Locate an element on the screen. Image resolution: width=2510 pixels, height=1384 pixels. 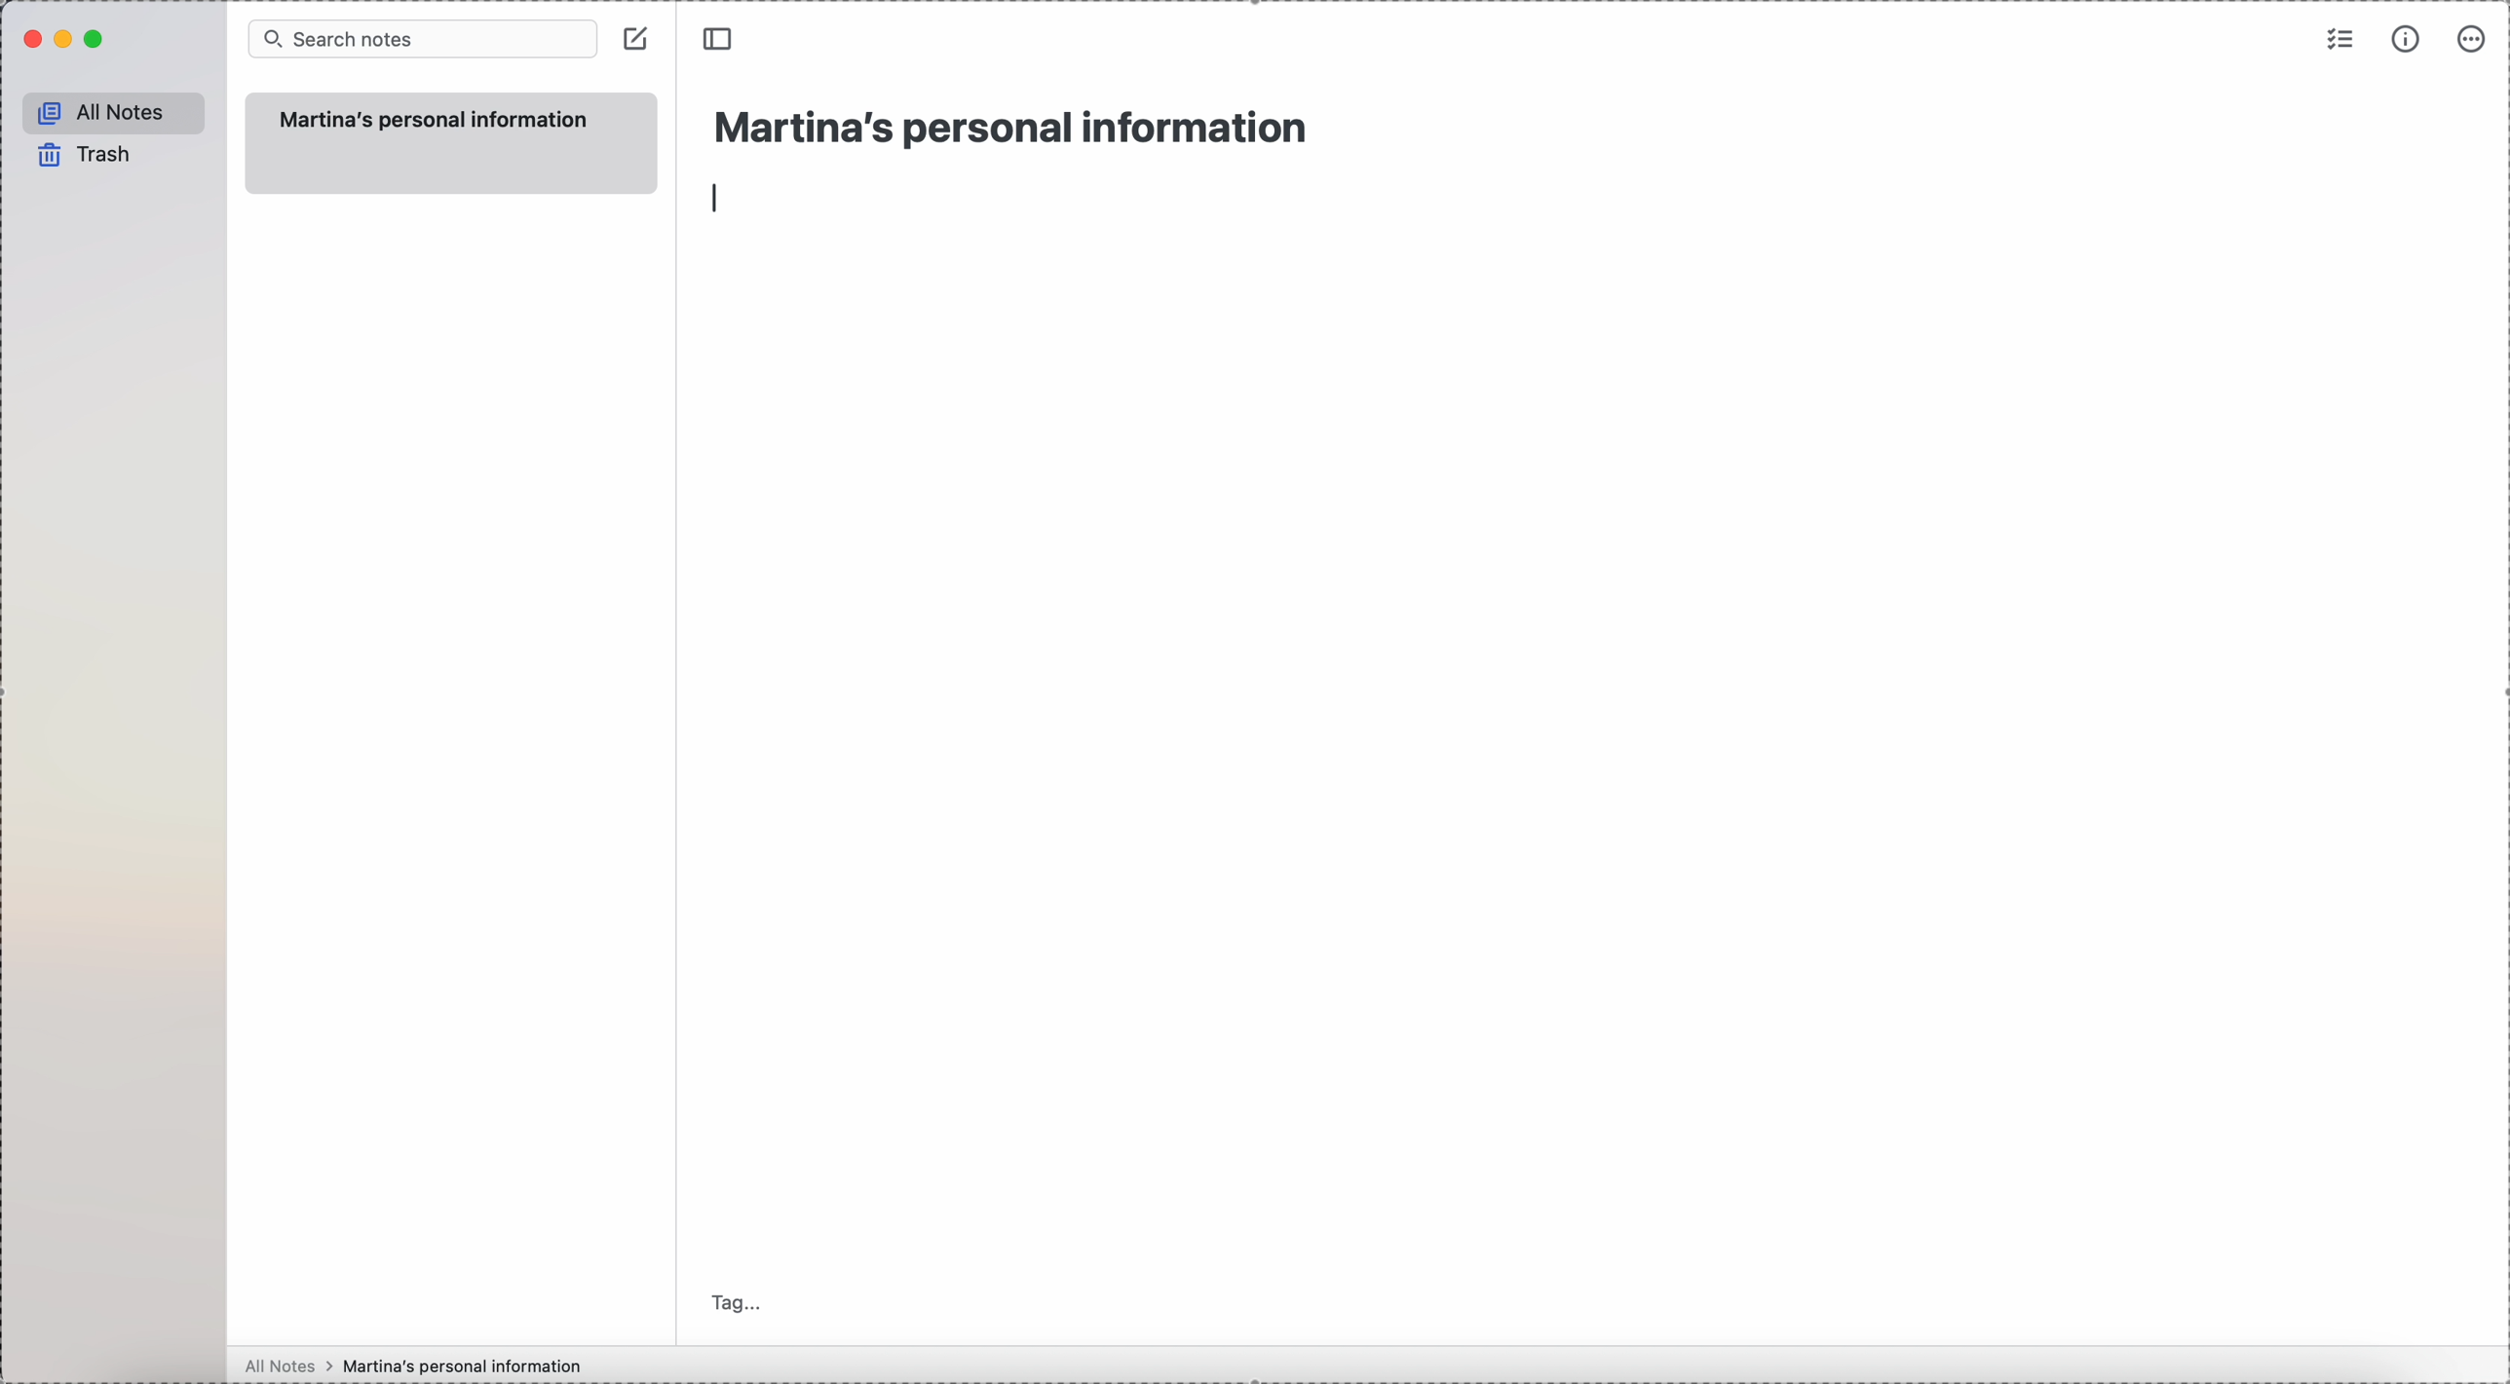
Martina's personal information is located at coordinates (450, 143).